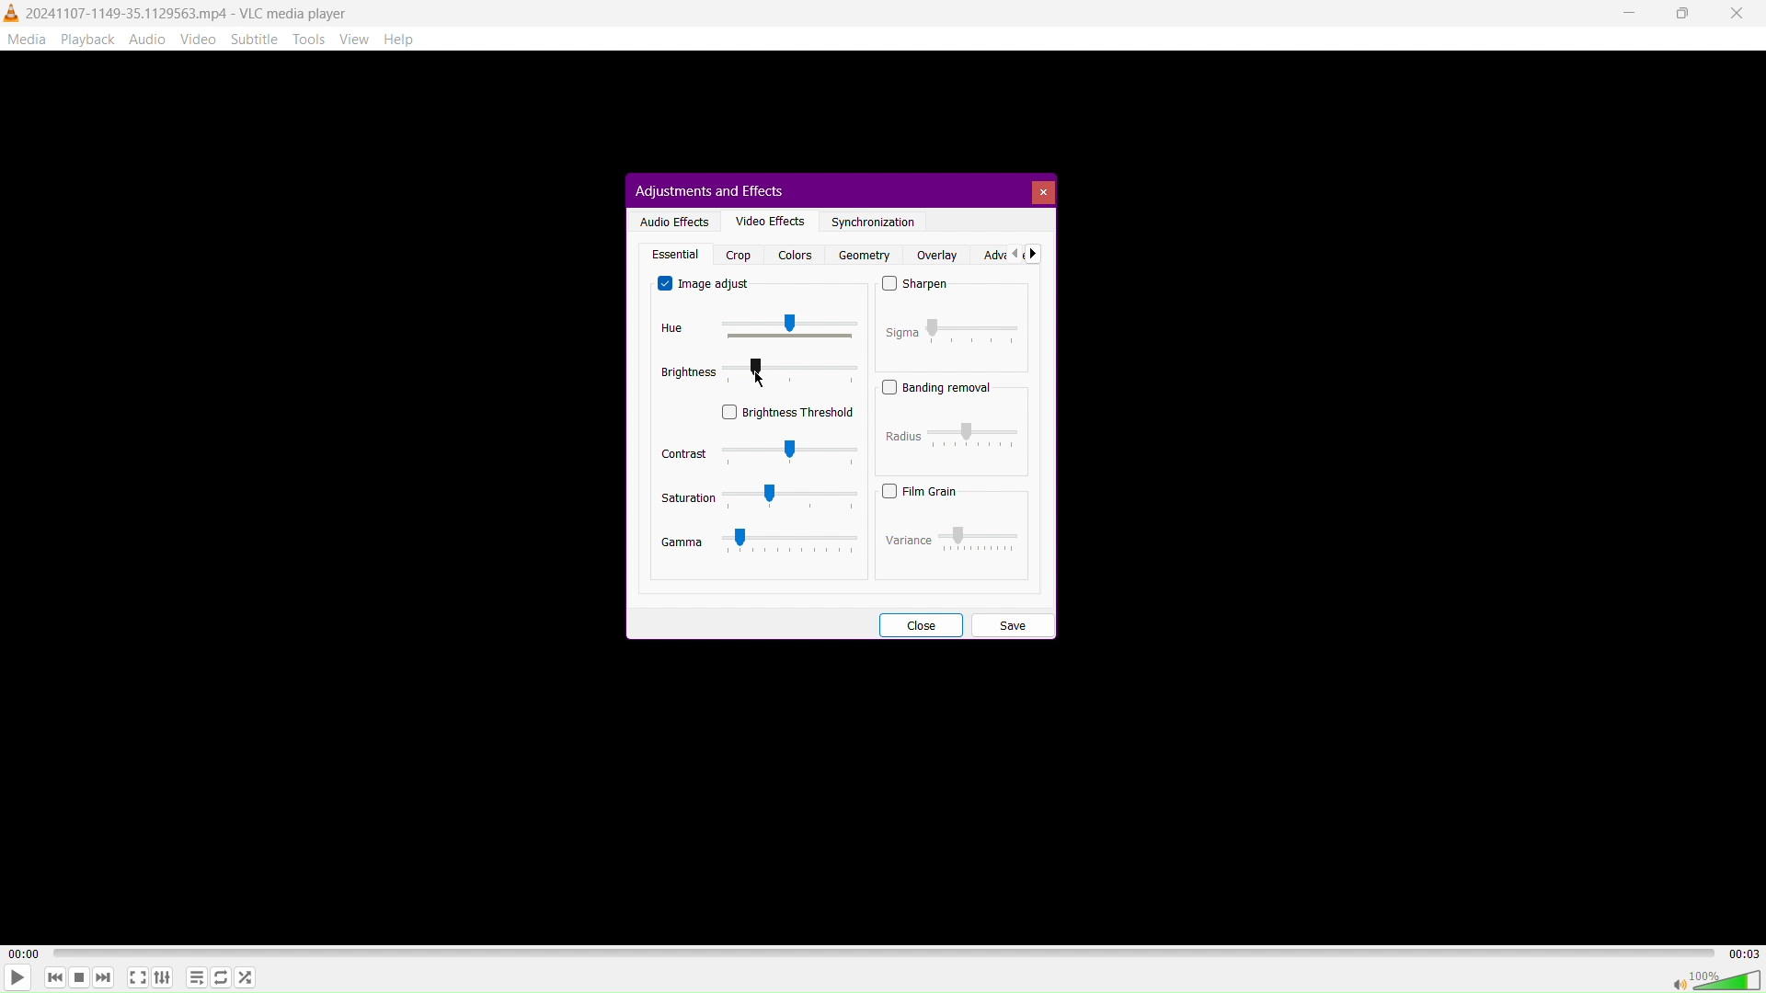  I want to click on Brightness, so click(760, 371).